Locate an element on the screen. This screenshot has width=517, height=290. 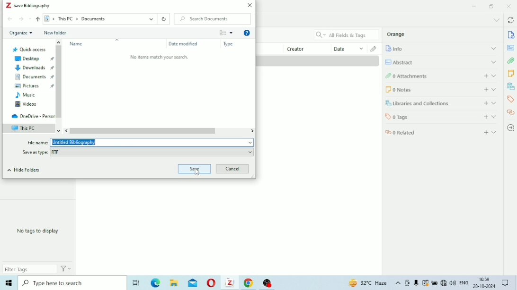
New folder is located at coordinates (55, 33).